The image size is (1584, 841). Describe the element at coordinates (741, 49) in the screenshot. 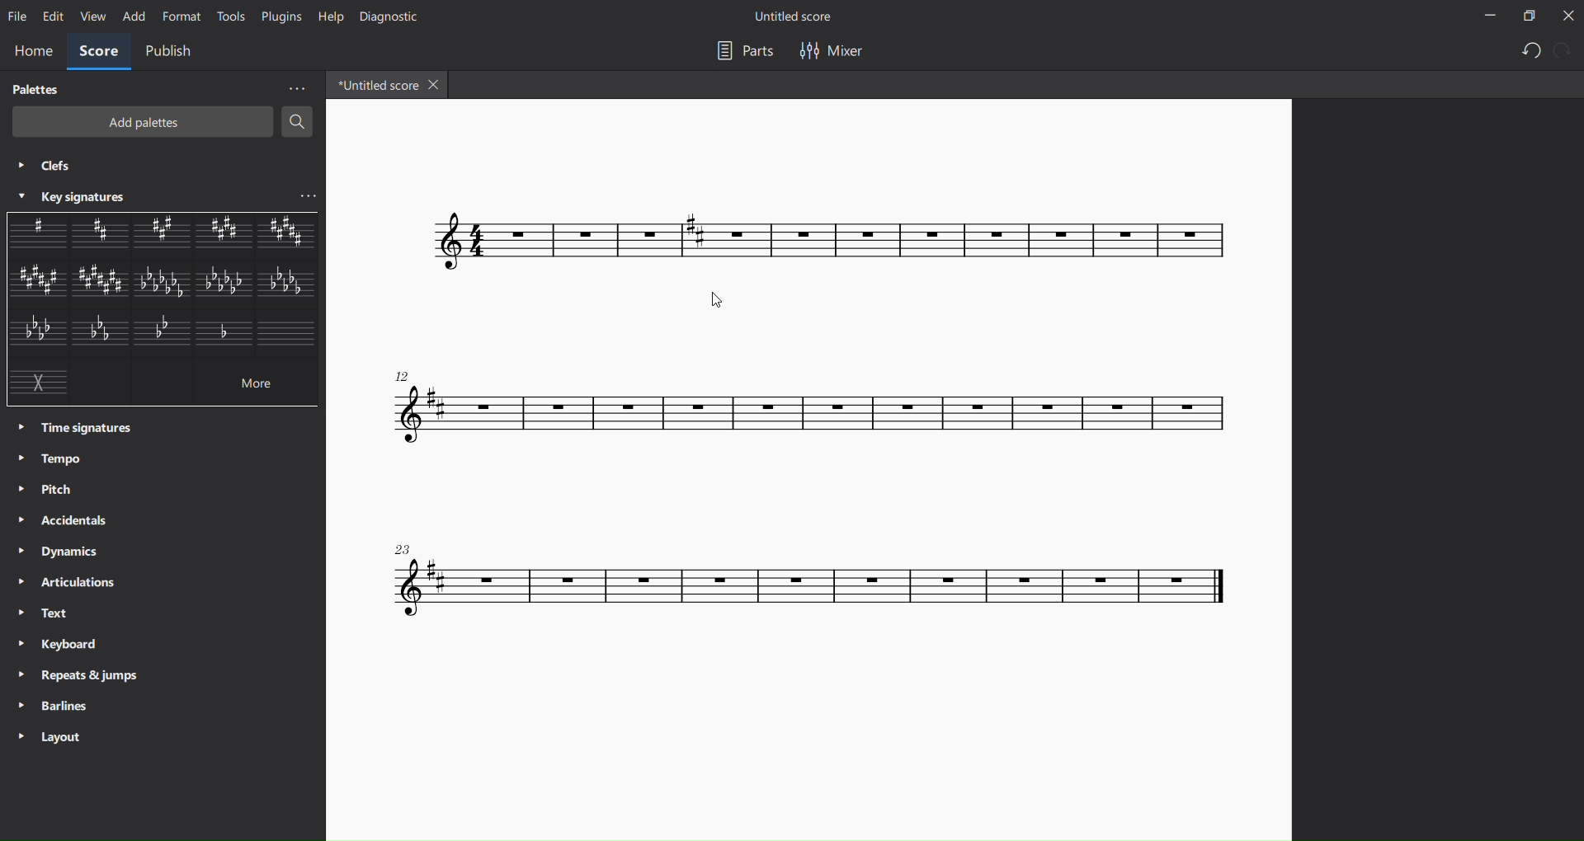

I see `parts` at that location.